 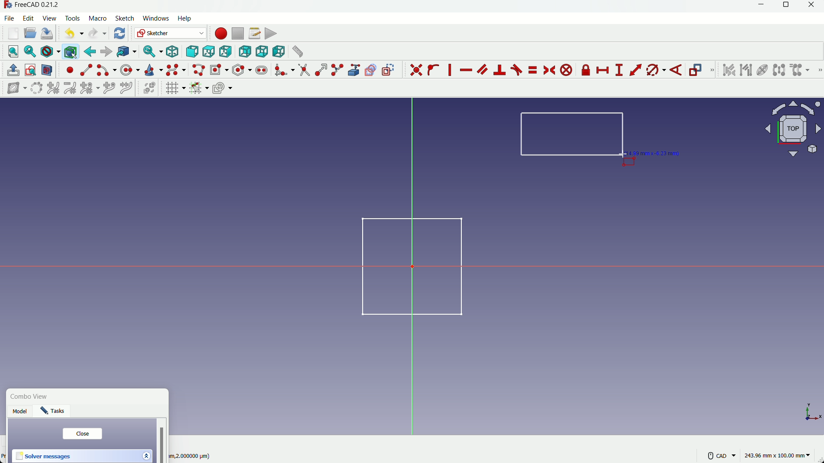 I want to click on new file, so click(x=14, y=33).